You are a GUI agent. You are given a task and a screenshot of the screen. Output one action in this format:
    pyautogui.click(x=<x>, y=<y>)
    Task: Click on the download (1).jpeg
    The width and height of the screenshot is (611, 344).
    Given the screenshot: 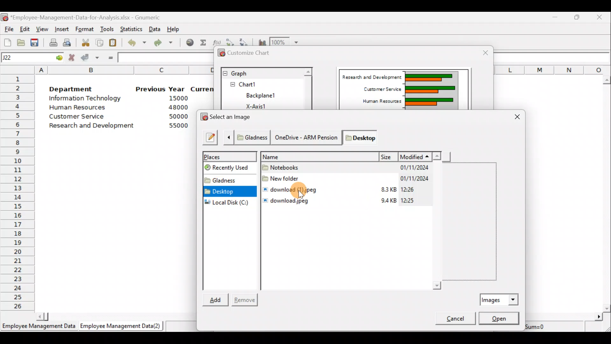 What is the action you would take?
    pyautogui.click(x=294, y=189)
    